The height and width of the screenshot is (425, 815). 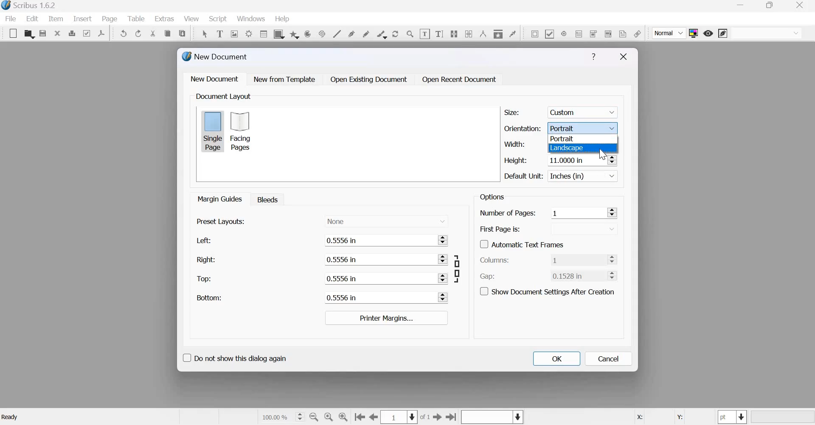 I want to click on Select the current layer, so click(x=491, y=417).